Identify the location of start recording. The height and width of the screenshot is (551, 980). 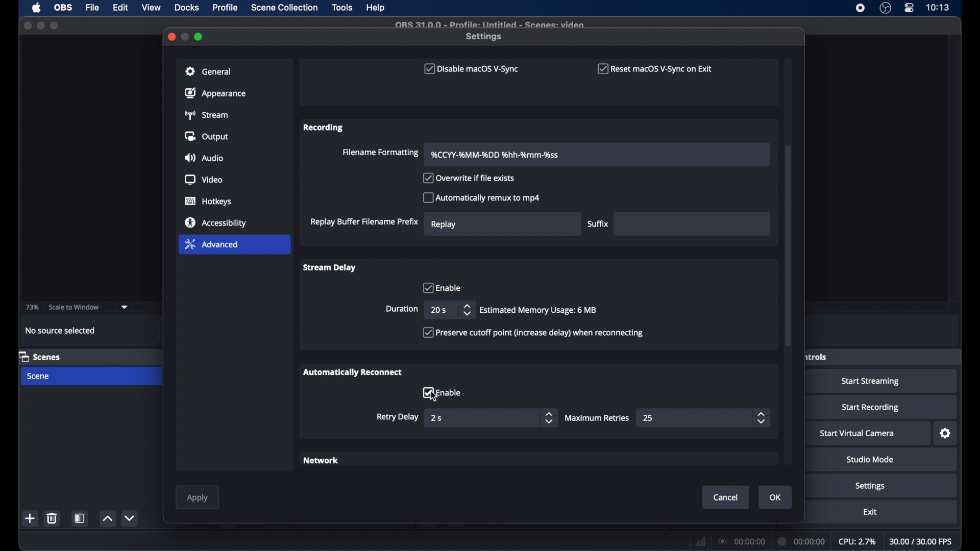
(871, 408).